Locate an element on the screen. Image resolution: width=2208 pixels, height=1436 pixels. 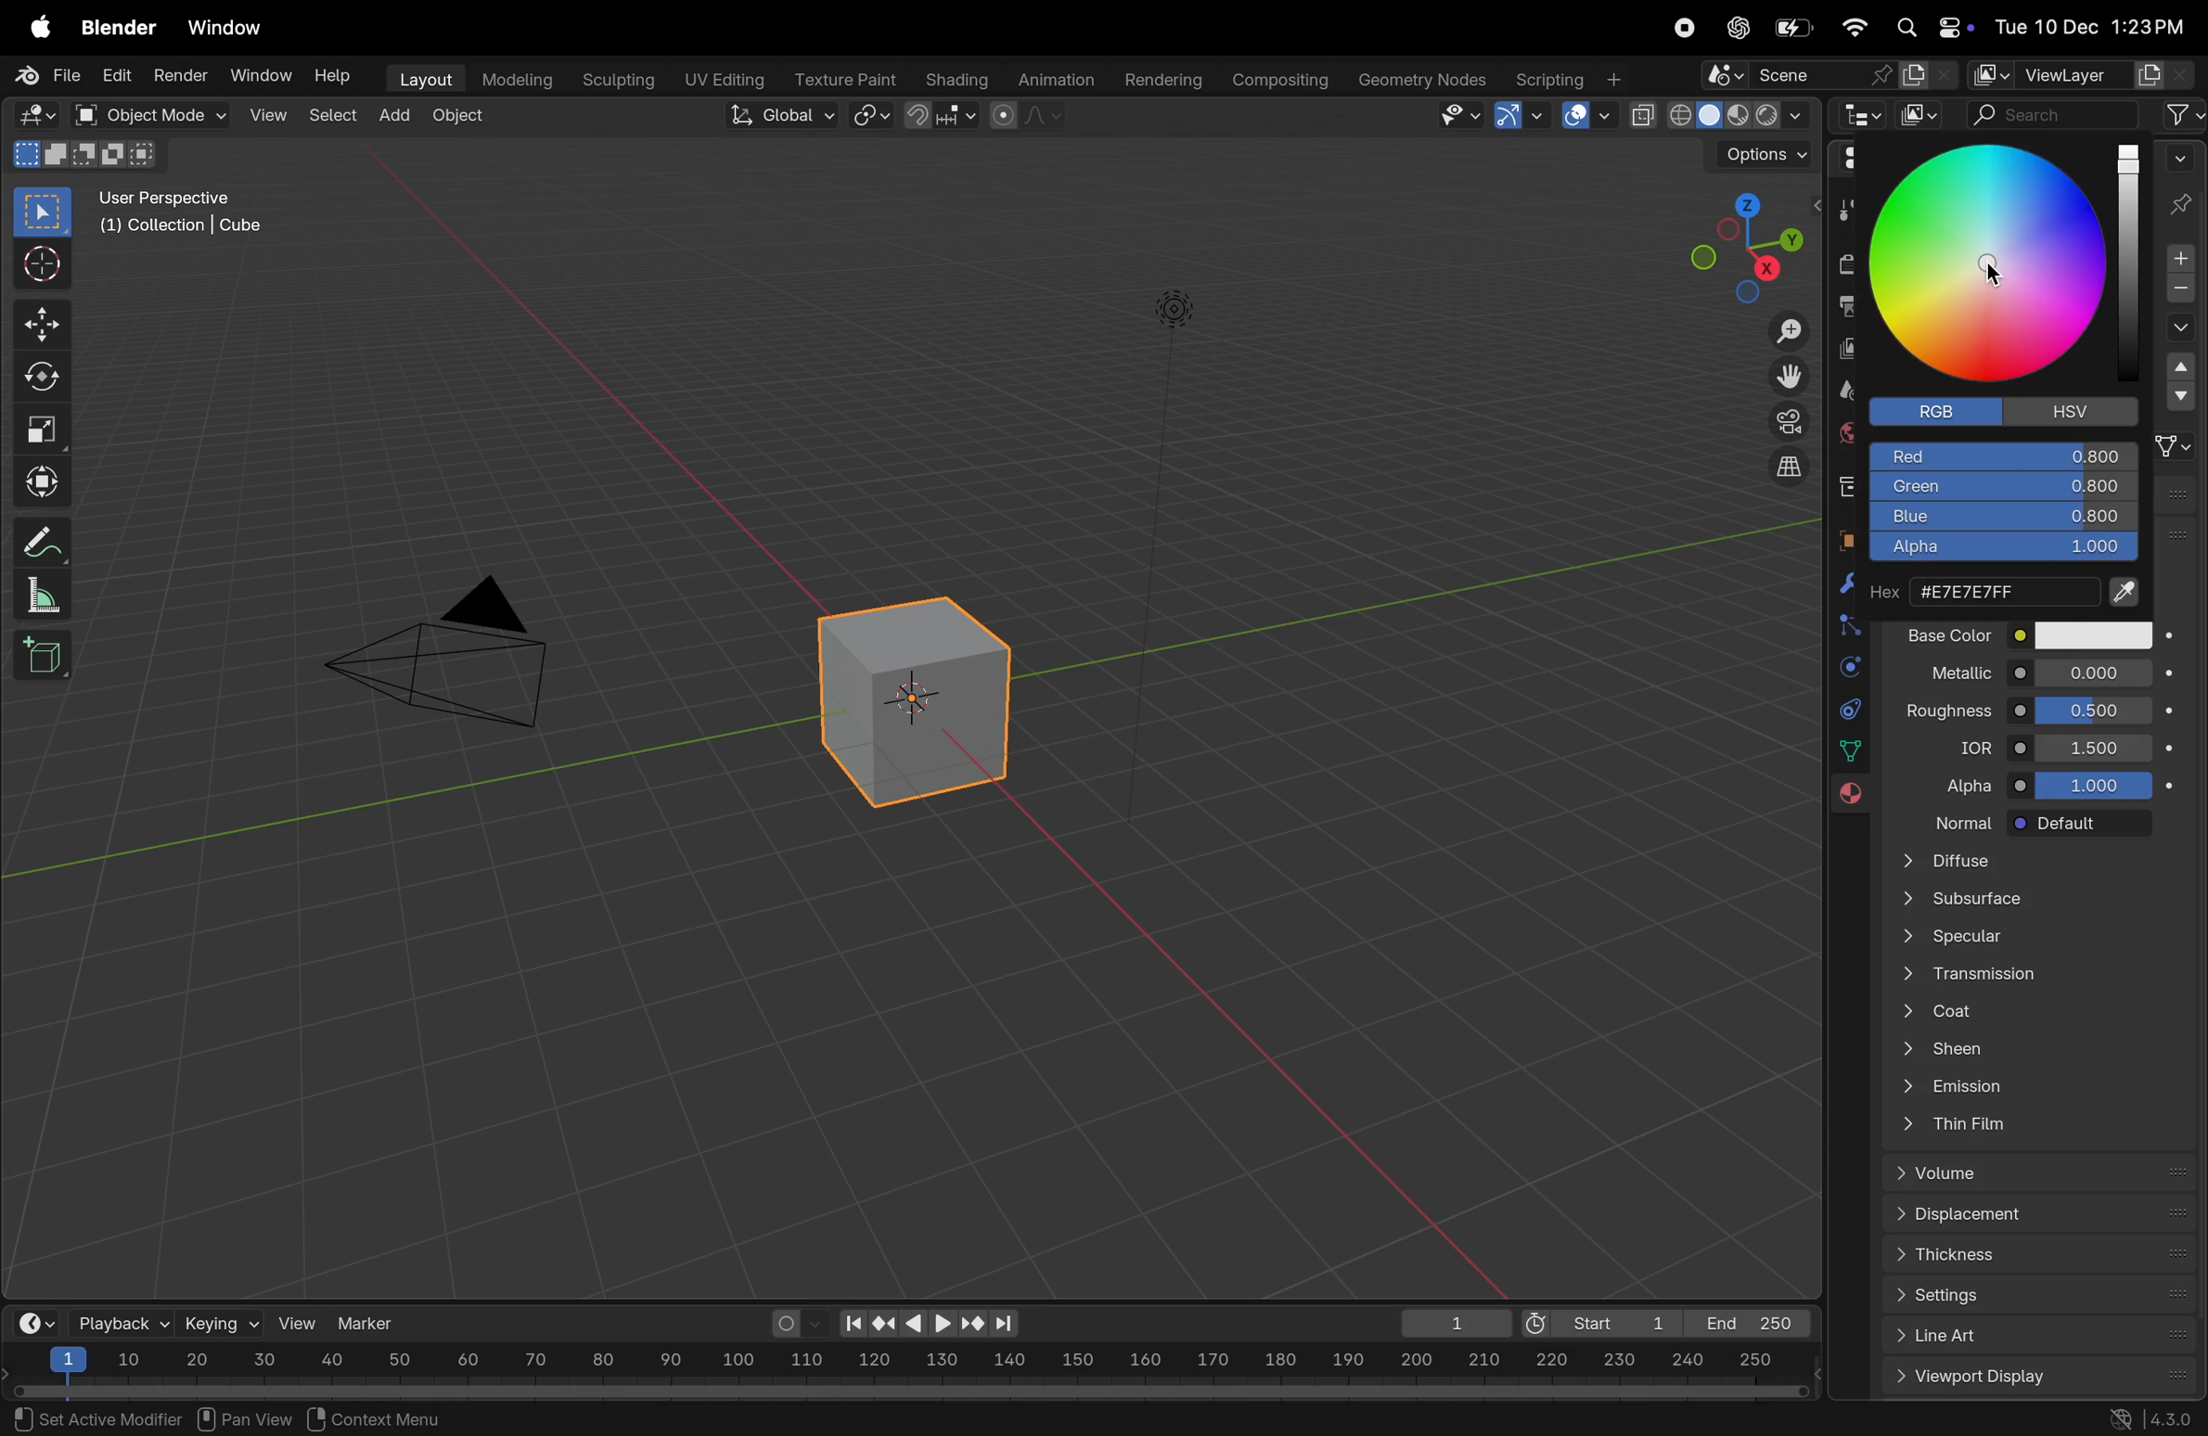
object is located at coordinates (458, 118).